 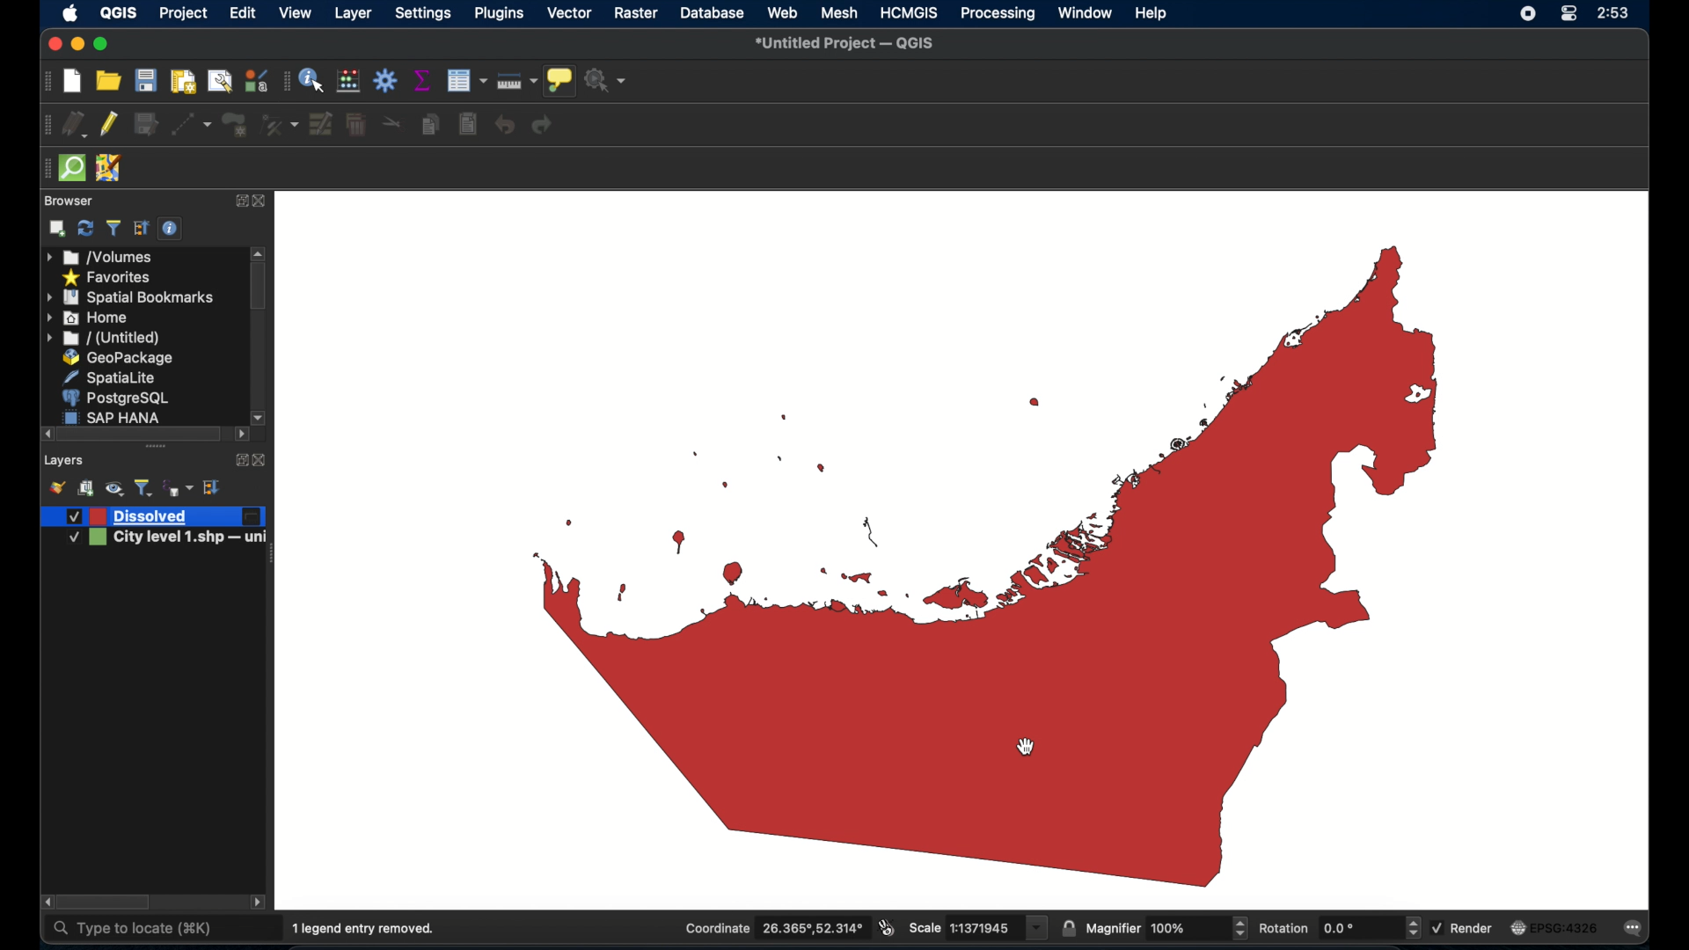 I want to click on scroll right arrow, so click(x=260, y=416).